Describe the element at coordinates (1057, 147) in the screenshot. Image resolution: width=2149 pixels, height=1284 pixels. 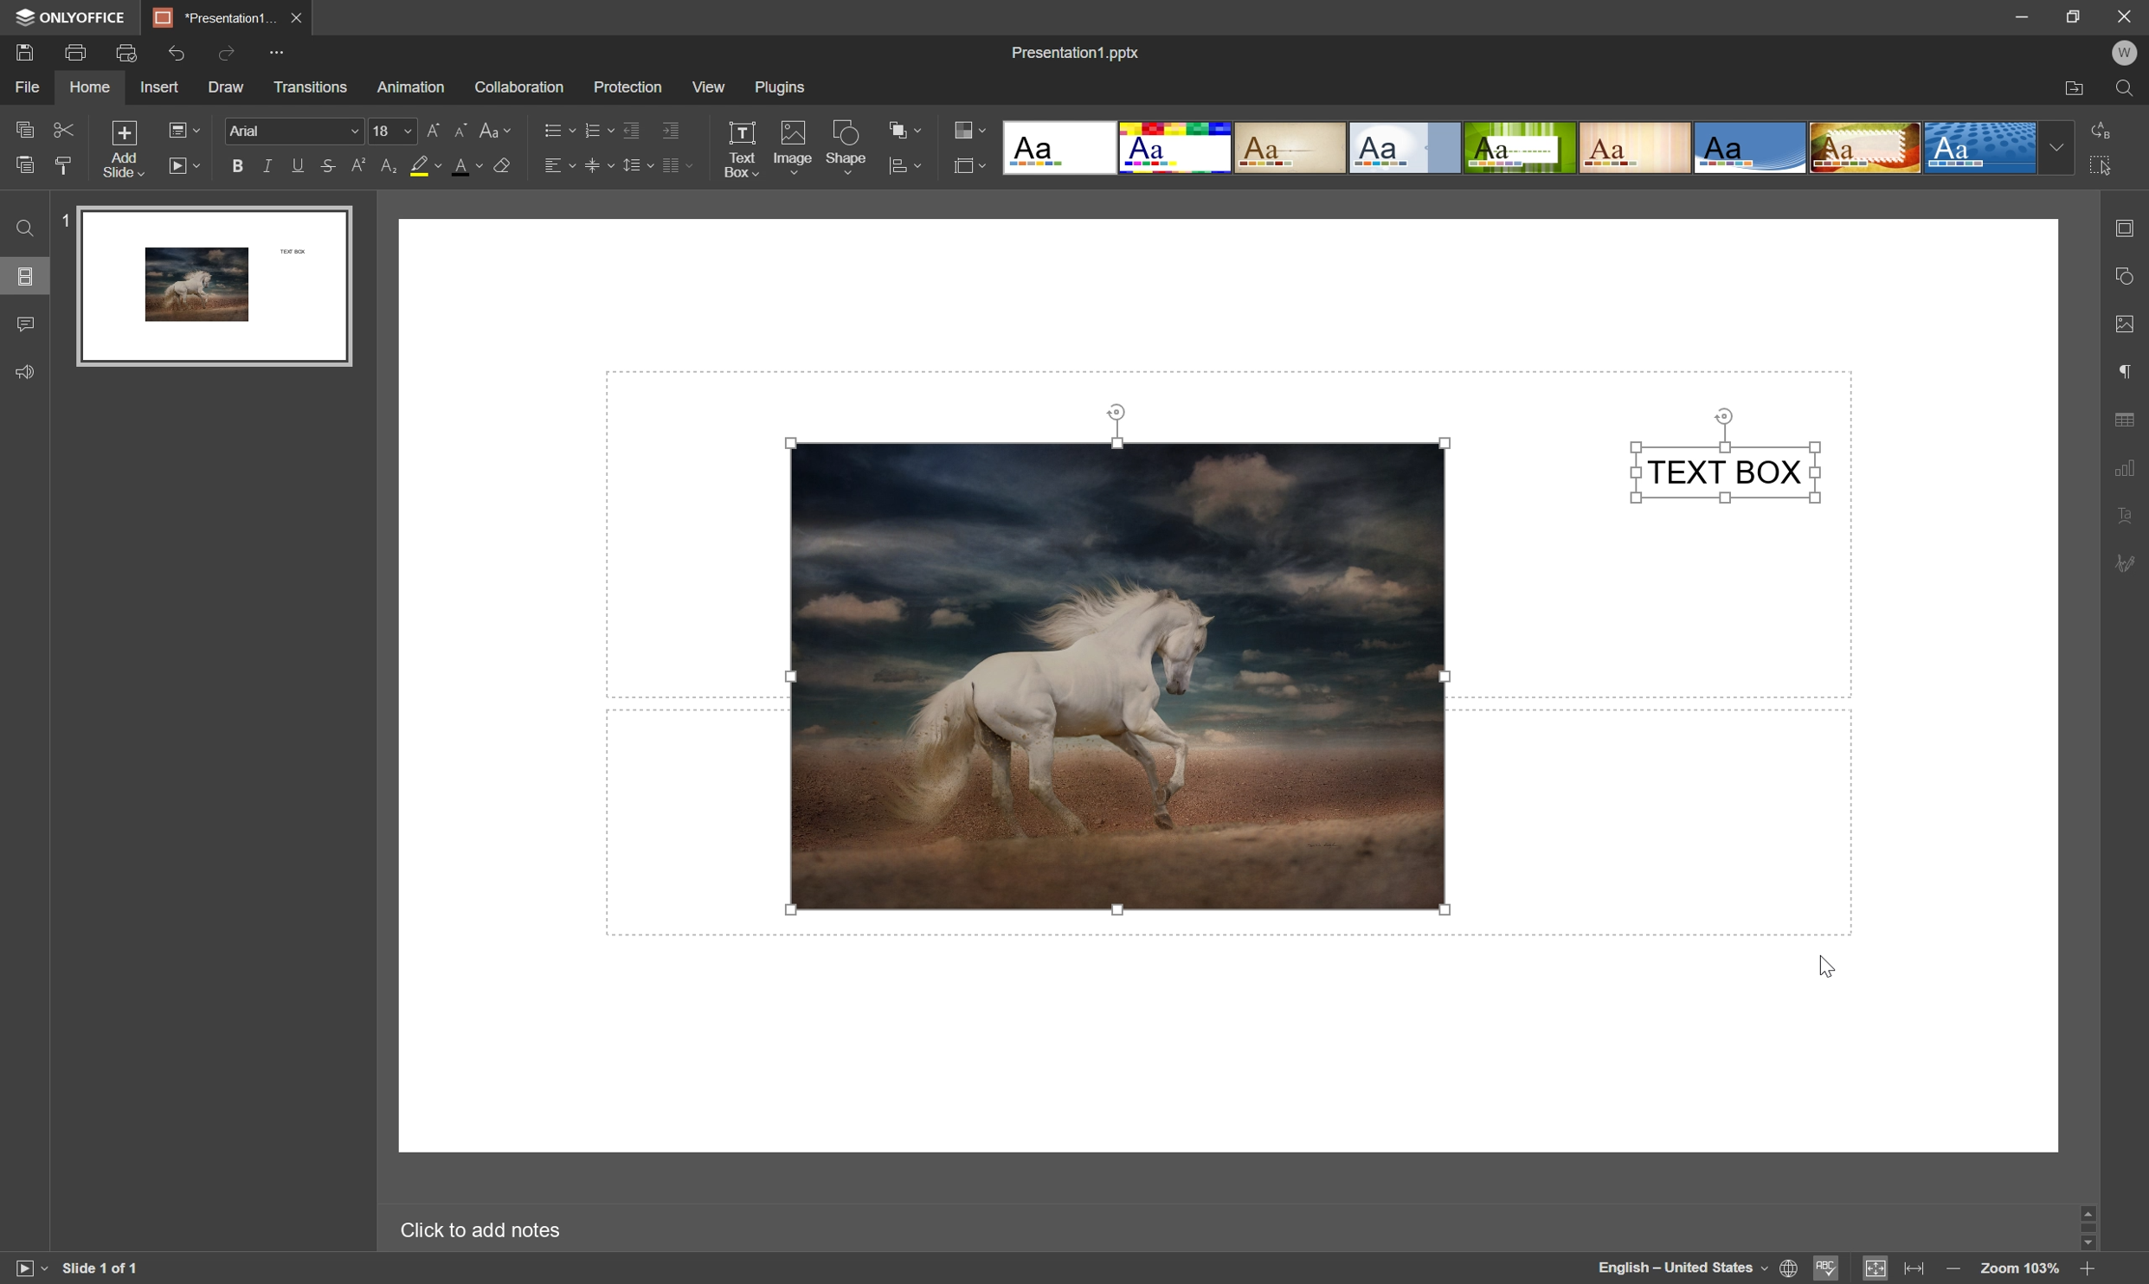
I see `Blank` at that location.